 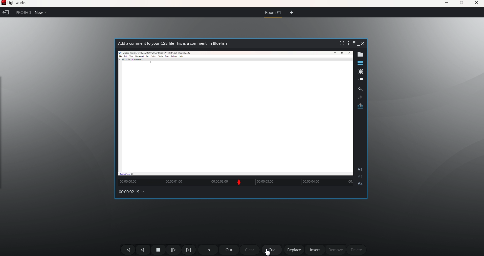 What do you see at coordinates (360, 89) in the screenshot?
I see `undo` at bounding box center [360, 89].